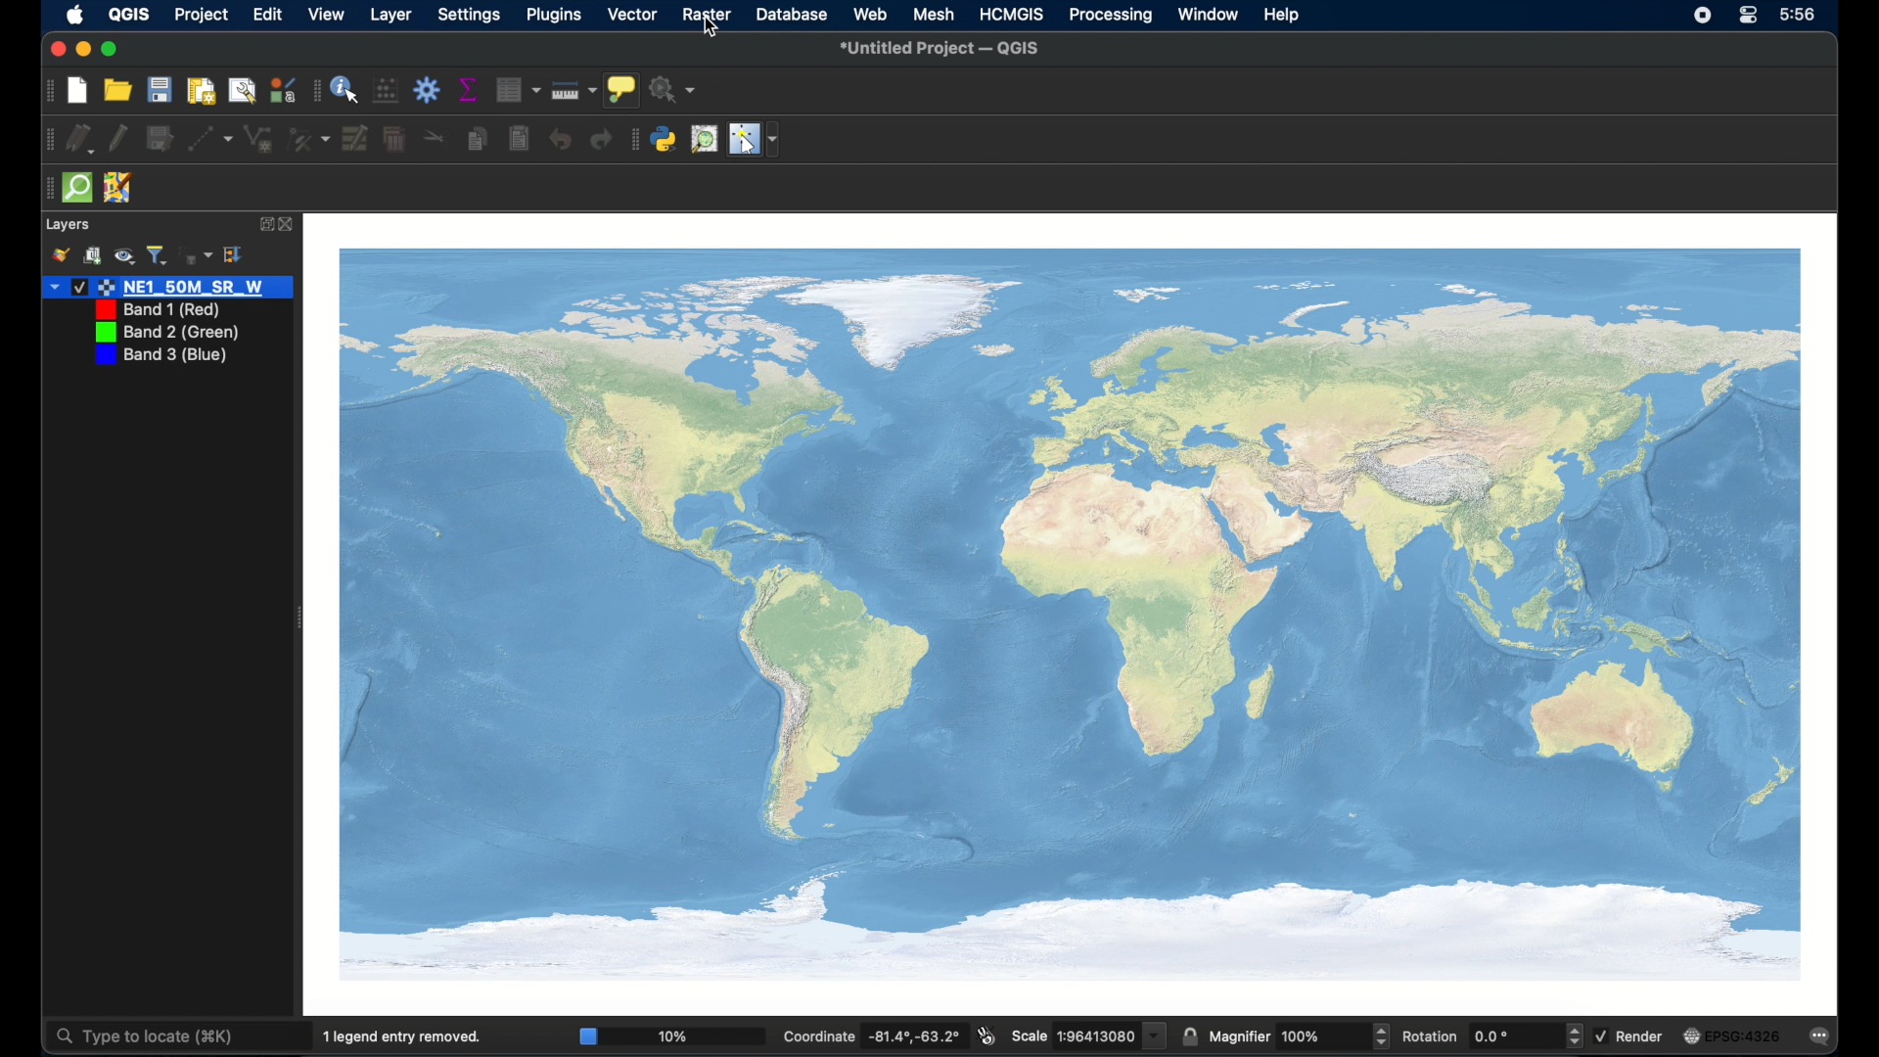  Describe the element at coordinates (1574, 1039) in the screenshot. I see `increase/decrease arrows` at that location.